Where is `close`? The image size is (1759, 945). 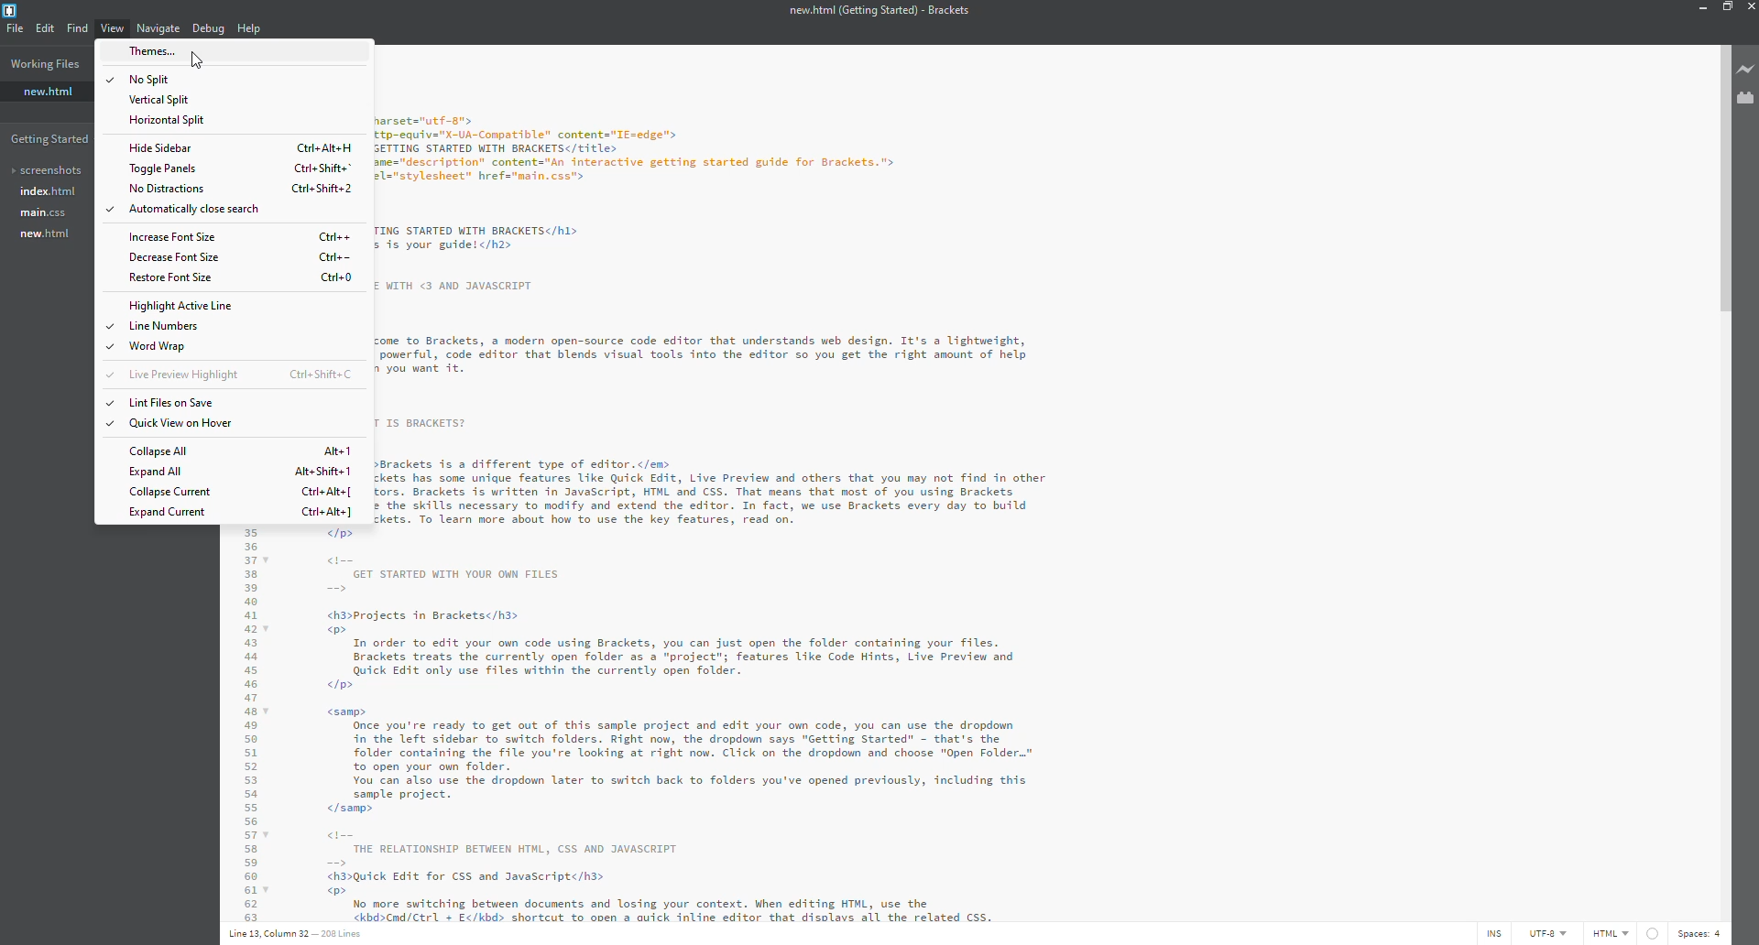
close is located at coordinates (1750, 8).